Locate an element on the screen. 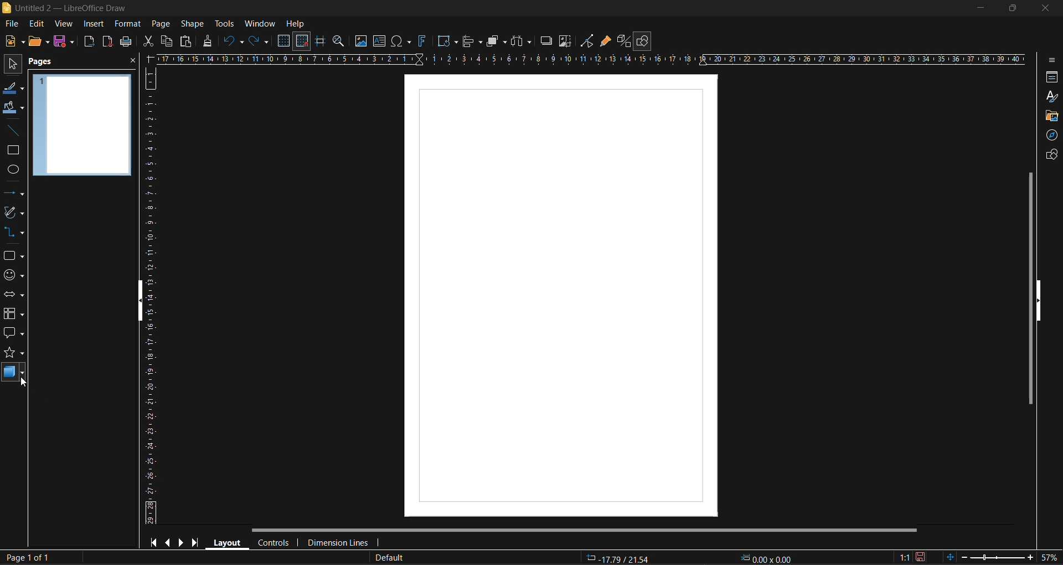  fill color is located at coordinates (13, 108).